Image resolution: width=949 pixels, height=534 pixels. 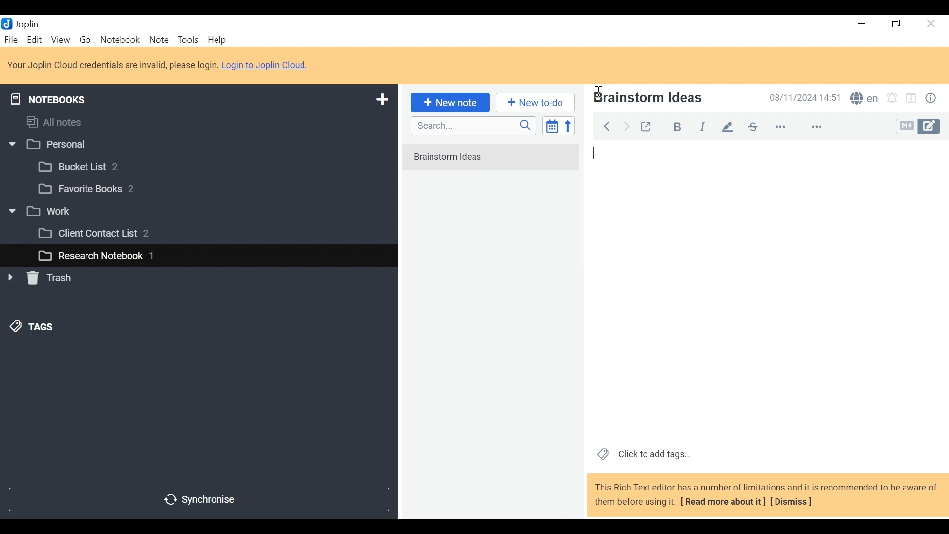 What do you see at coordinates (43, 328) in the screenshot?
I see `&) TAGS` at bounding box center [43, 328].